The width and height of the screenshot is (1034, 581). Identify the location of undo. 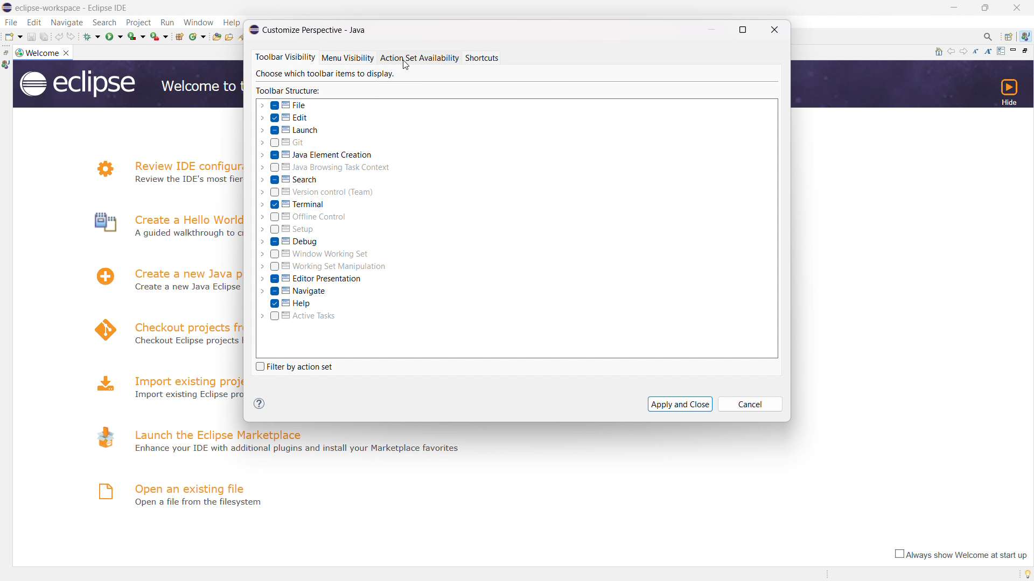
(59, 37).